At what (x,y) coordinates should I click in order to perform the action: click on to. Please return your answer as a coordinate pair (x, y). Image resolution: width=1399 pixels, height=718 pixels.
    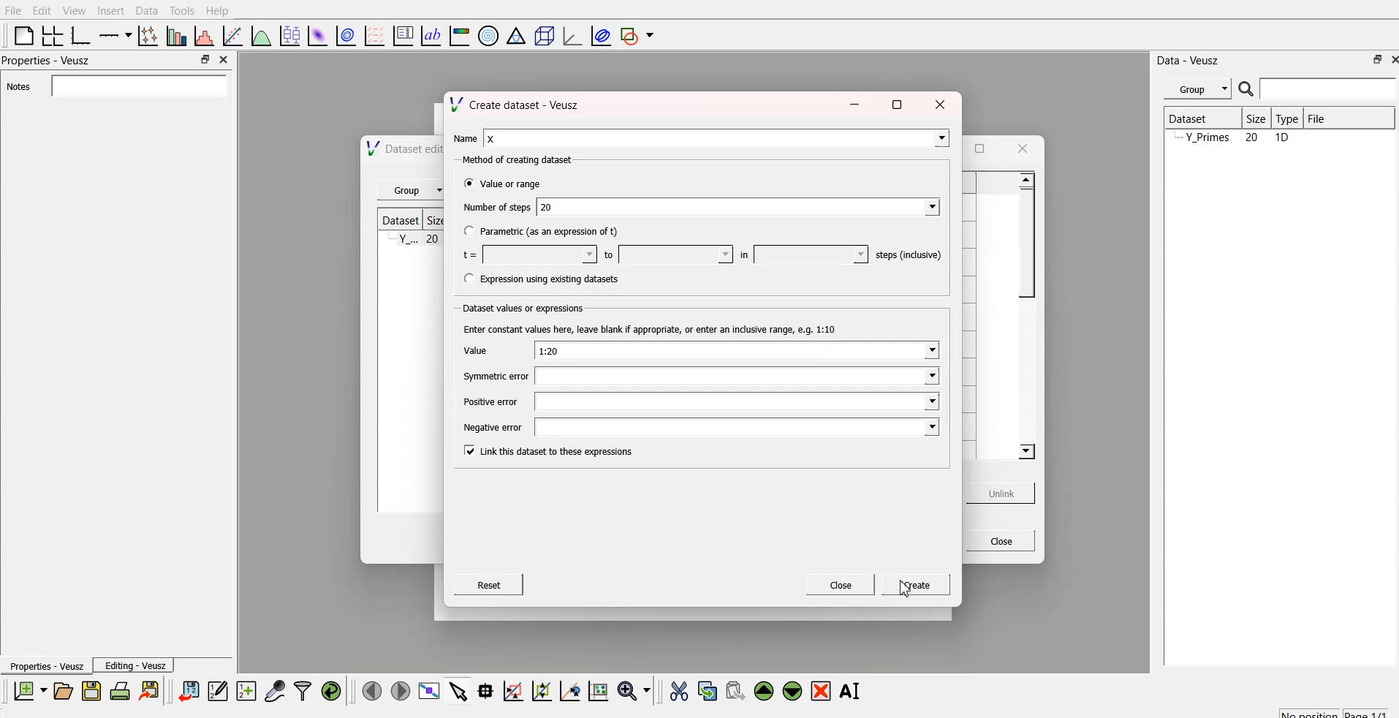
    Looking at the image, I should click on (665, 254).